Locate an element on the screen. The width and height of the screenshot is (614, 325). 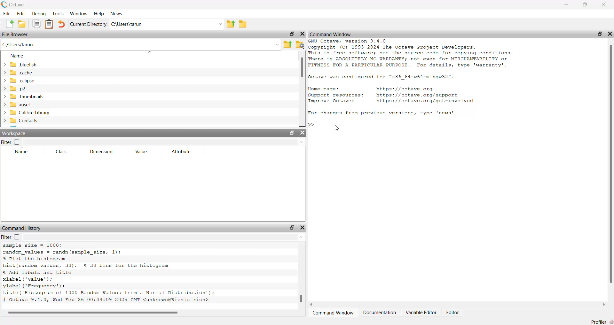
close is located at coordinates (303, 227).